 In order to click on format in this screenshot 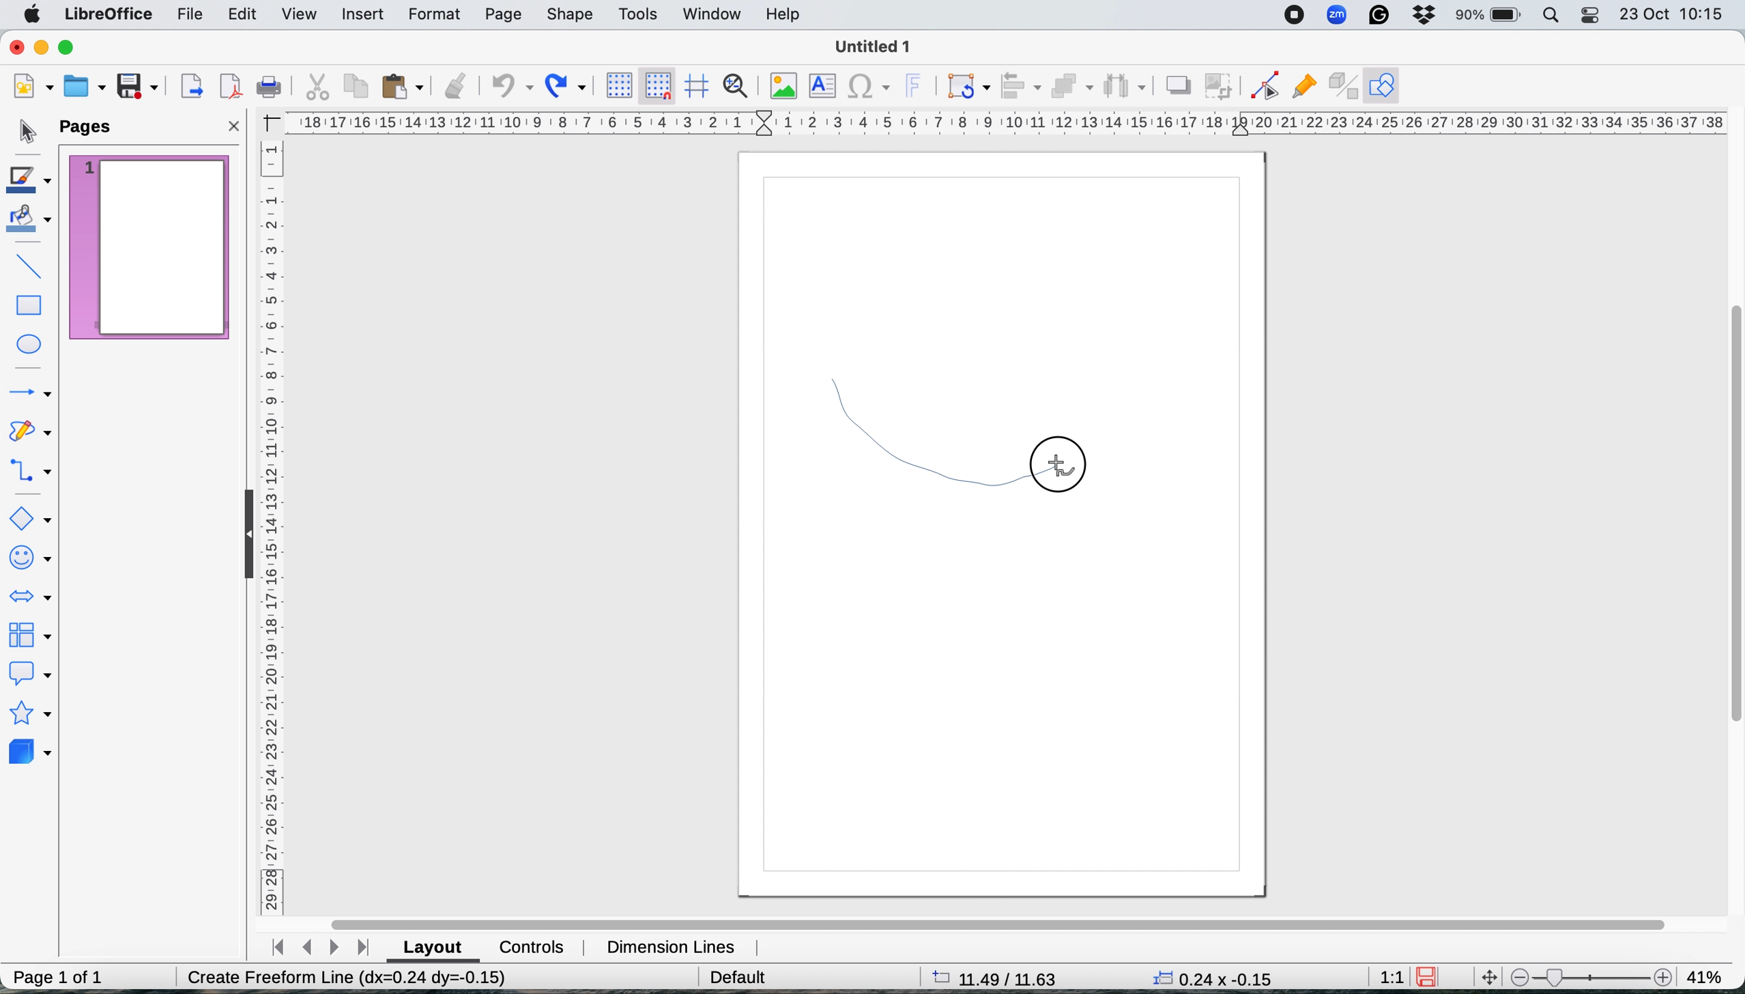, I will do `click(435, 14)`.